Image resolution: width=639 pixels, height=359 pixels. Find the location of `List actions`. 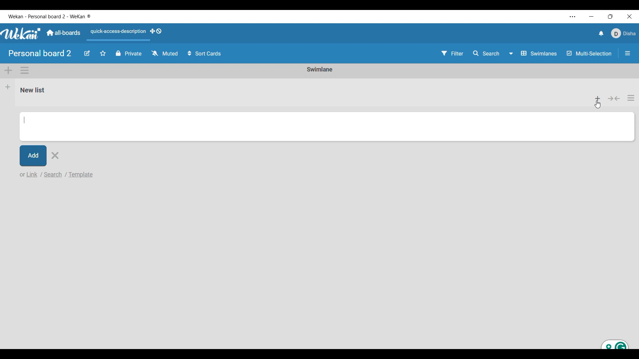

List actions is located at coordinates (631, 98).